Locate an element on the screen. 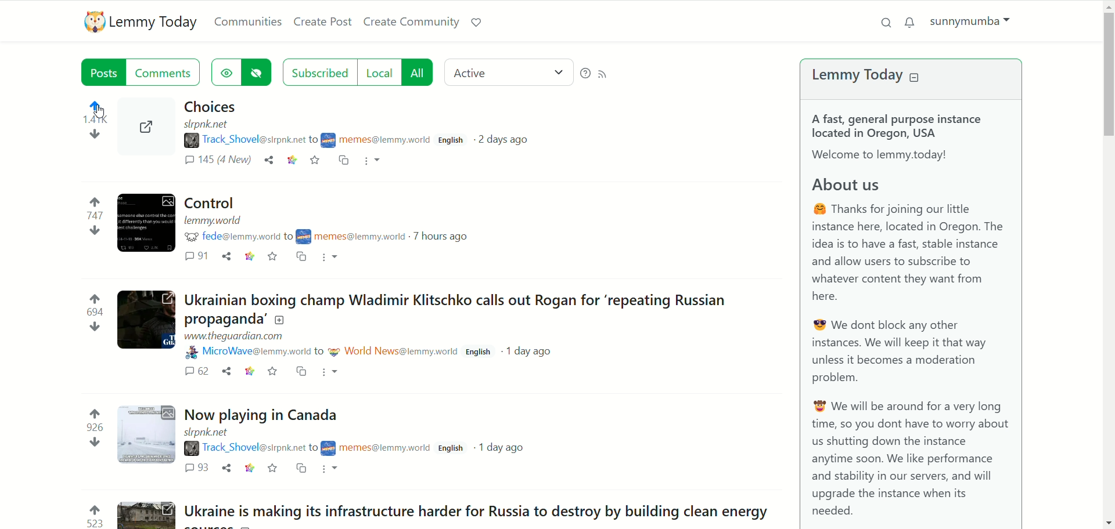 Image resolution: width=1115 pixels, height=529 pixels. share is located at coordinates (227, 468).